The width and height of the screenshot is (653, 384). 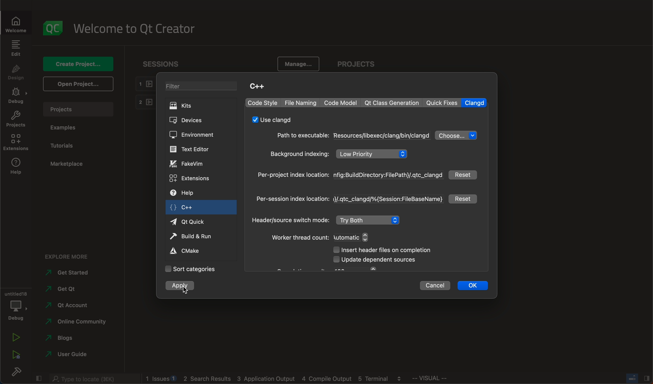 I want to click on extensions, so click(x=191, y=178).